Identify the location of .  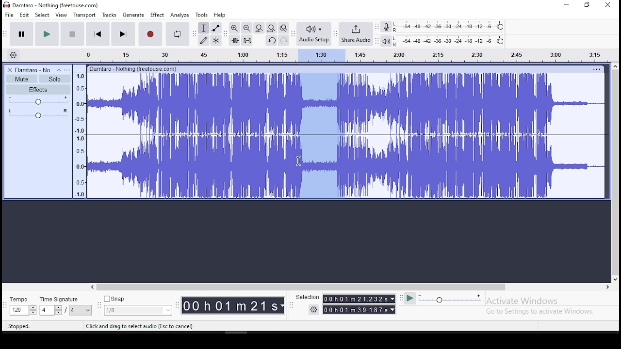
(80, 135).